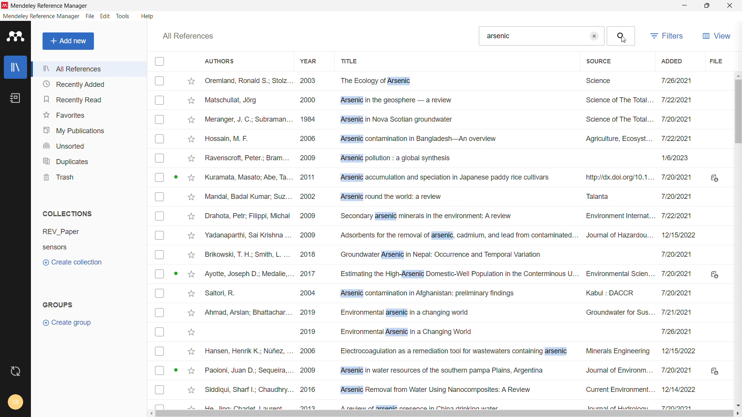 This screenshot has height=417, width=742. What do you see at coordinates (177, 176) in the screenshot?
I see `Active` at bounding box center [177, 176].